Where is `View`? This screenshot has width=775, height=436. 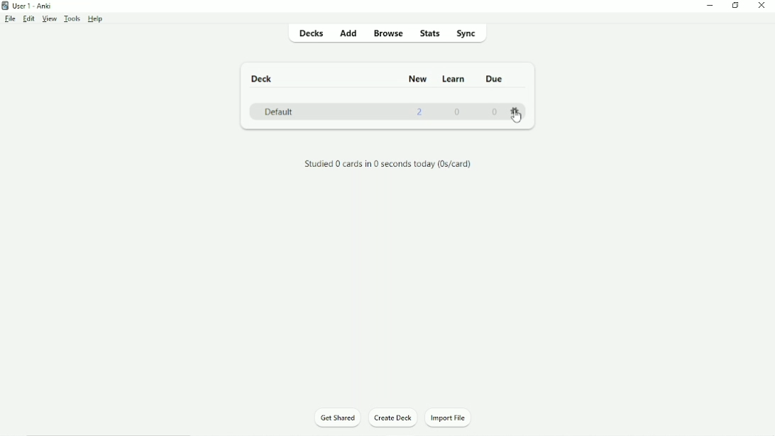 View is located at coordinates (49, 19).